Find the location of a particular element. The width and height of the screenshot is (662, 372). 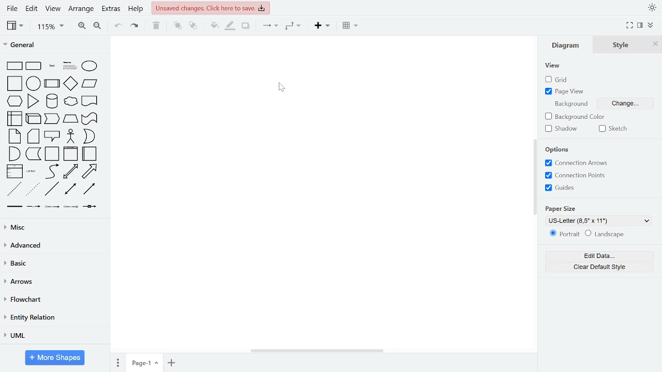

connector is located at coordinates (270, 25).